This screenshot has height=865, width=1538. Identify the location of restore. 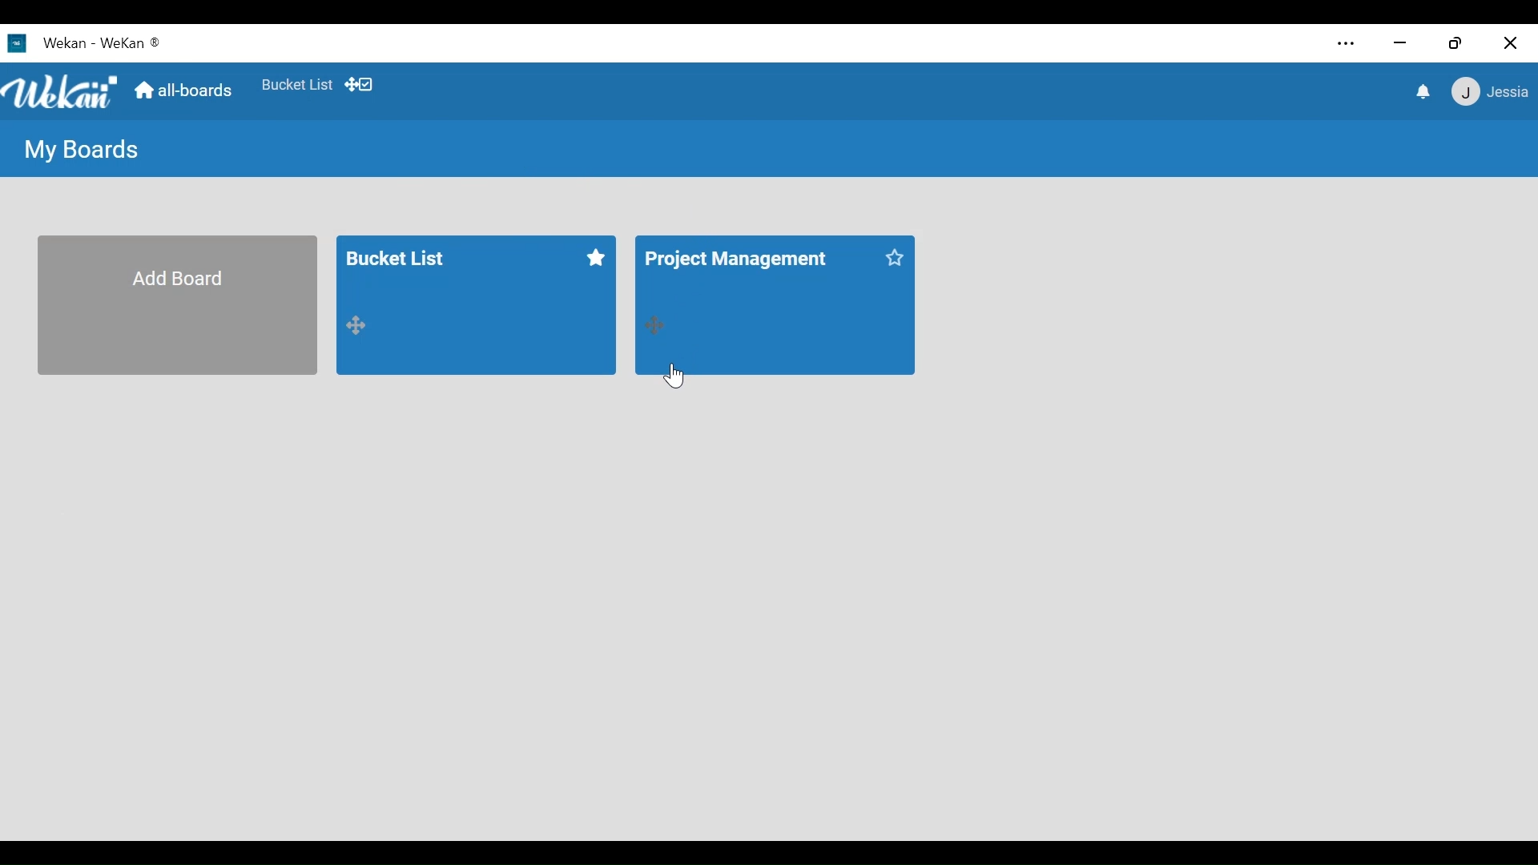
(1457, 42).